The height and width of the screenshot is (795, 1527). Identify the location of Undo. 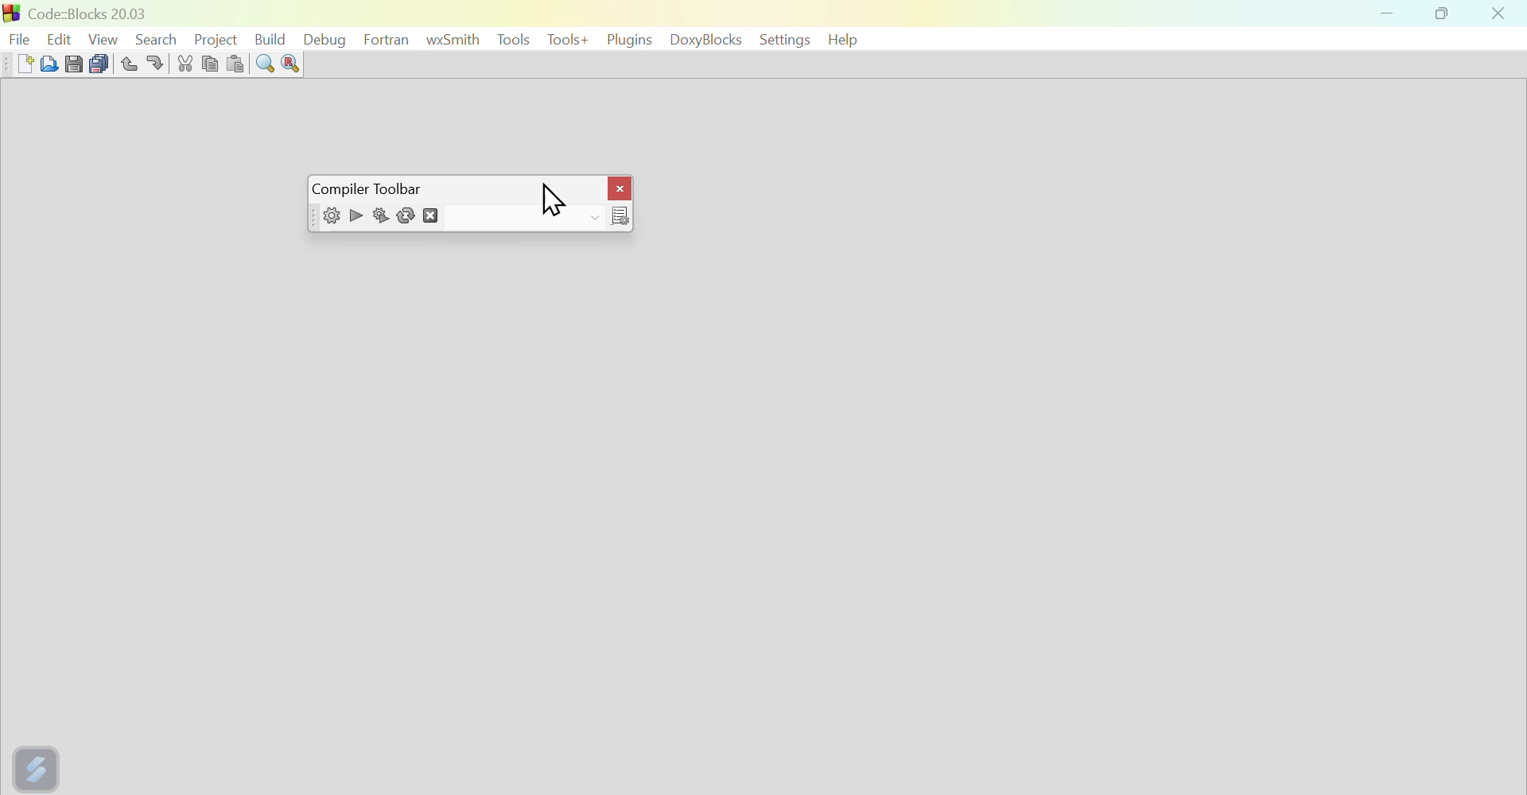
(126, 60).